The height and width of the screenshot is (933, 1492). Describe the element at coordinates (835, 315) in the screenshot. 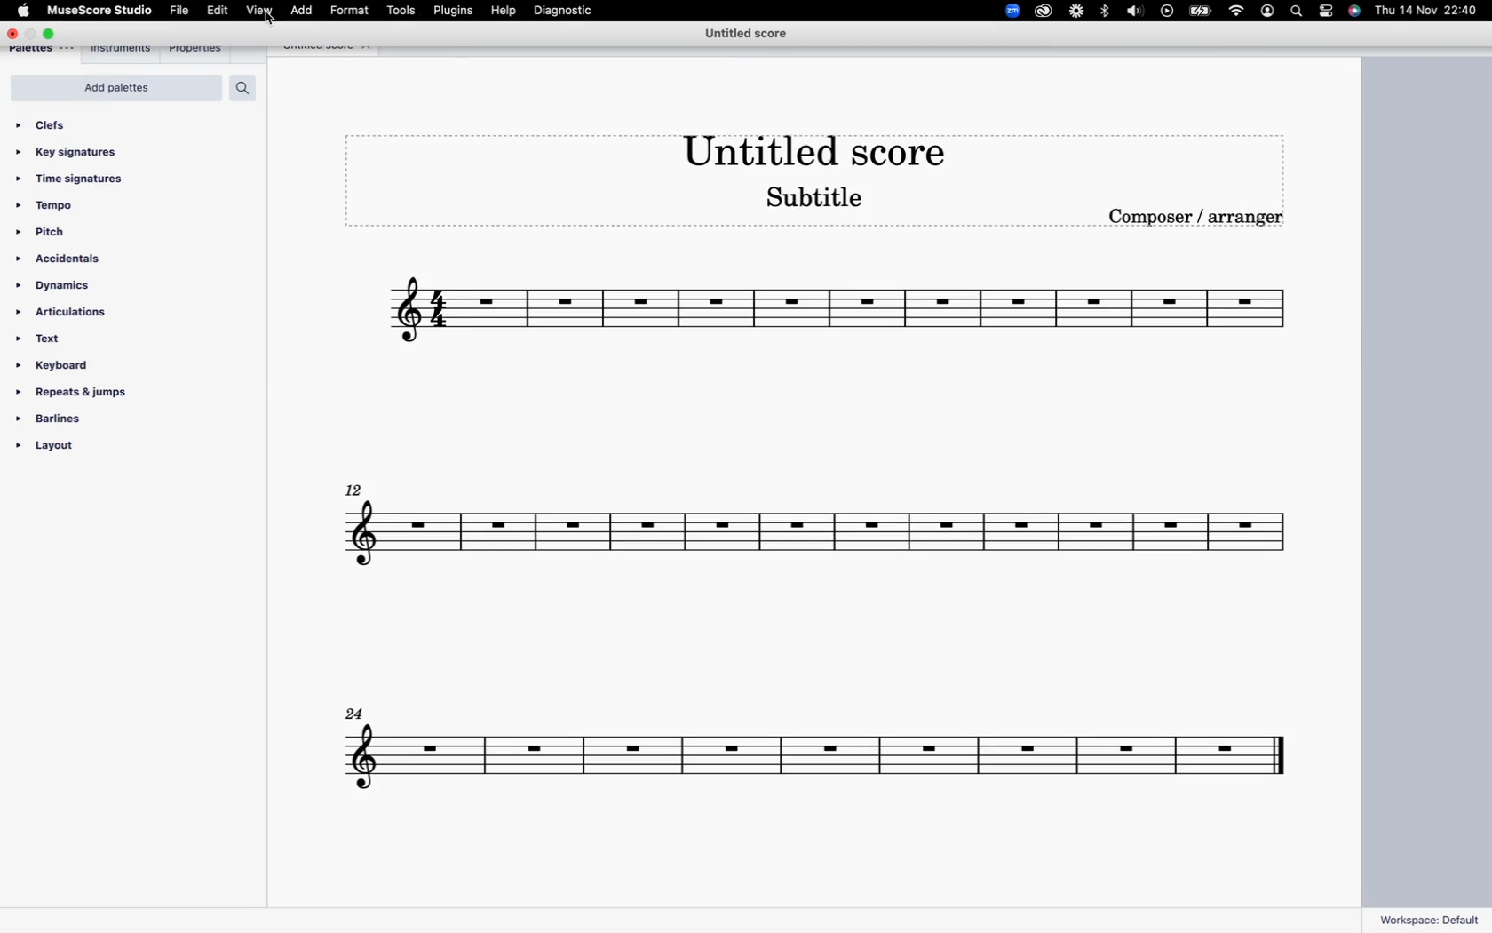

I see `score` at that location.